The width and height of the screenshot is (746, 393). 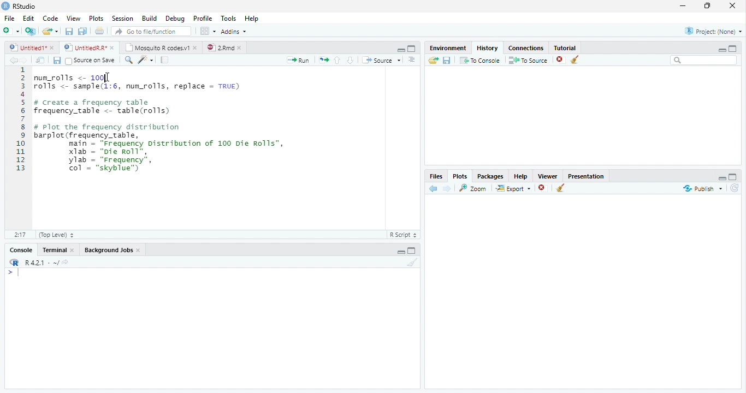 I want to click on Edit, so click(x=29, y=17).